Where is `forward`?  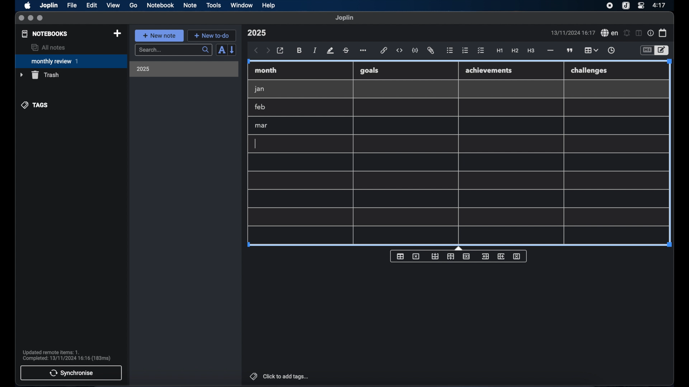
forward is located at coordinates (268, 51).